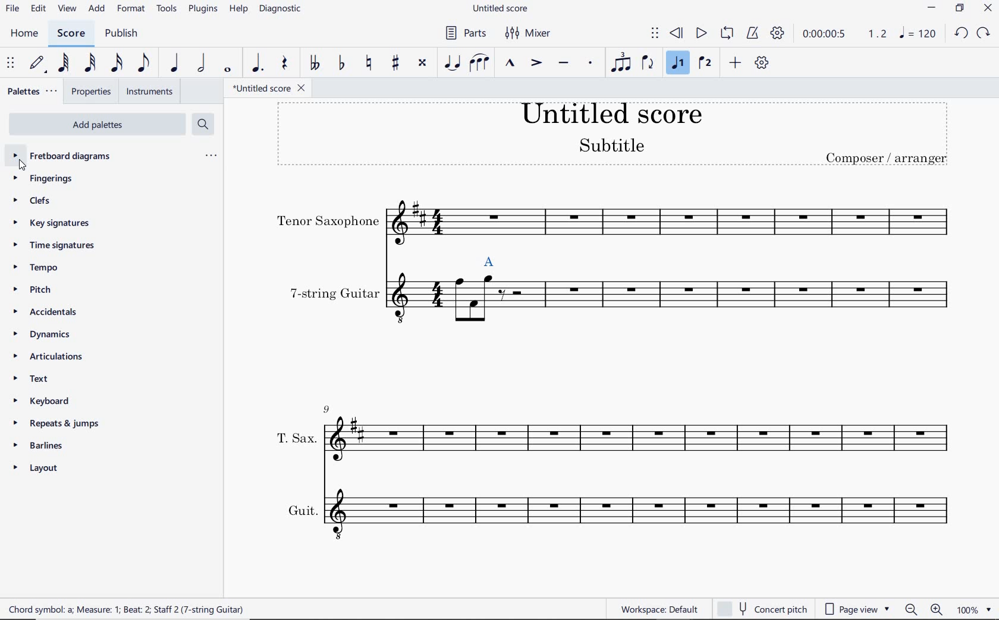 The height and width of the screenshot is (620, 999). I want to click on PALETTES, so click(32, 91).